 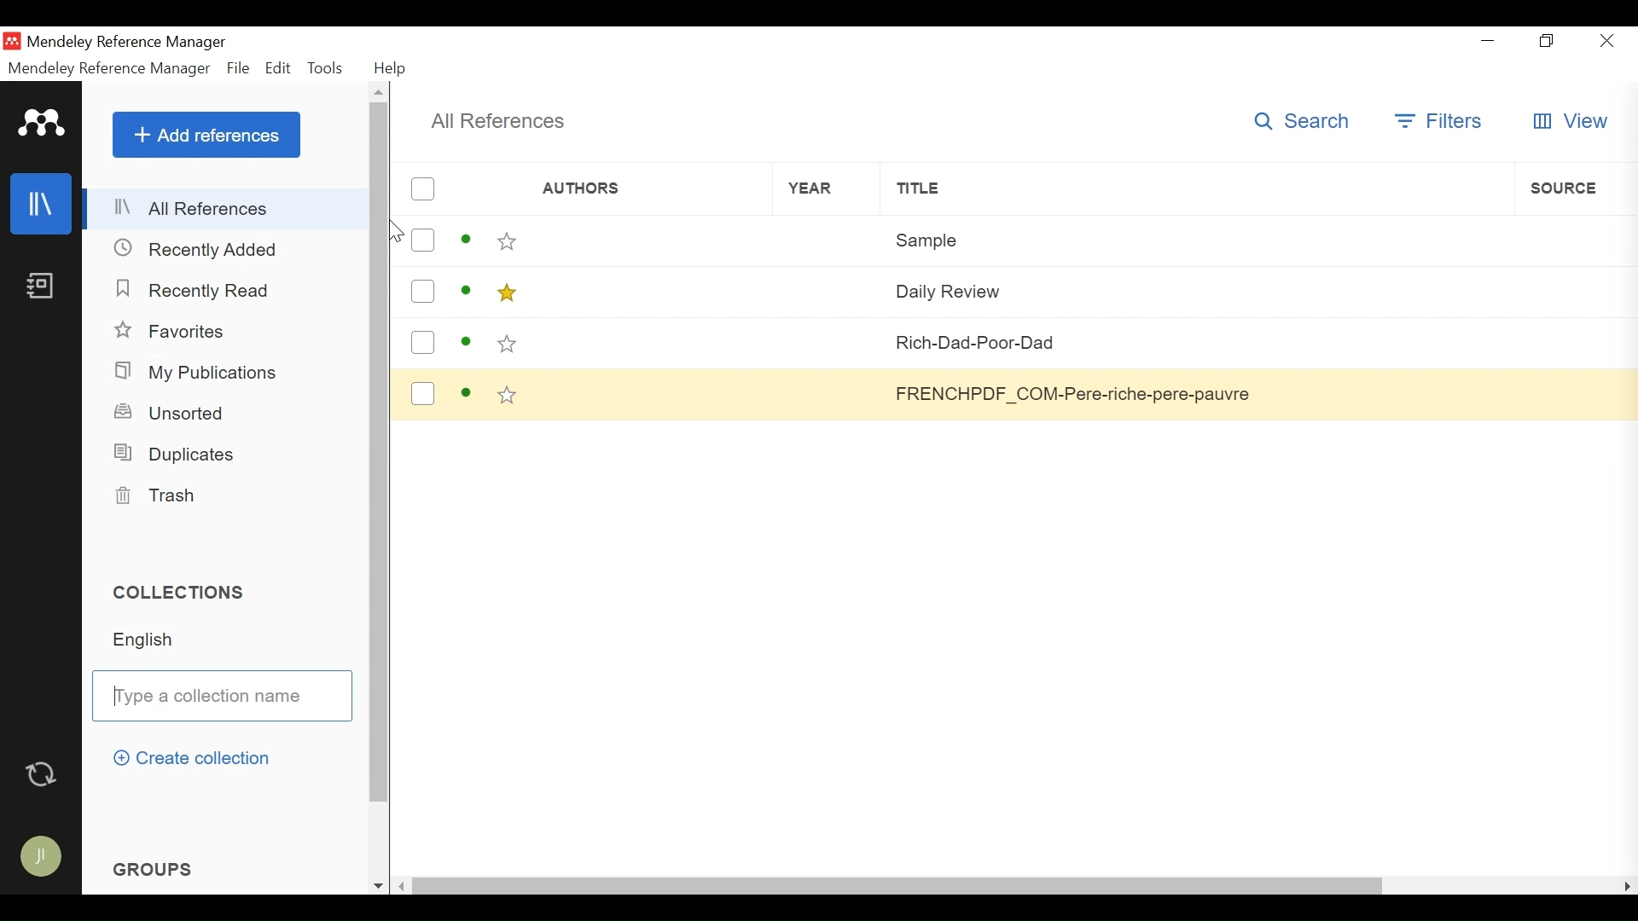 I want to click on Source, so click(x=1575, y=237).